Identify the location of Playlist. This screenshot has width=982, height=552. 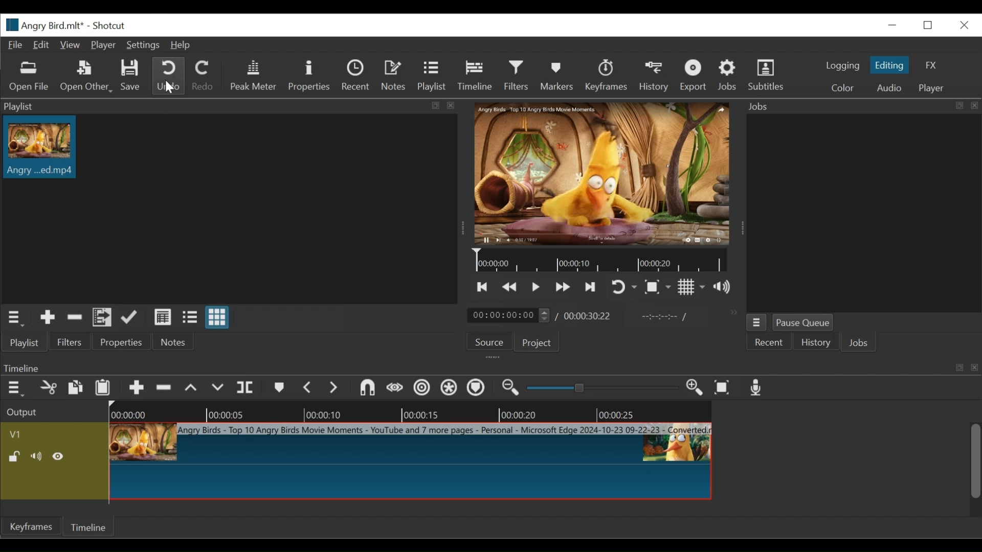
(23, 342).